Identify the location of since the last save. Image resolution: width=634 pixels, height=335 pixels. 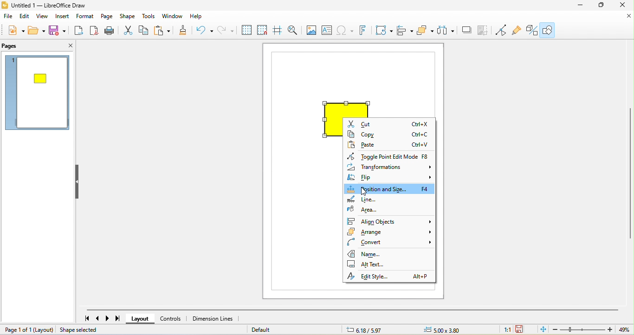
(521, 329).